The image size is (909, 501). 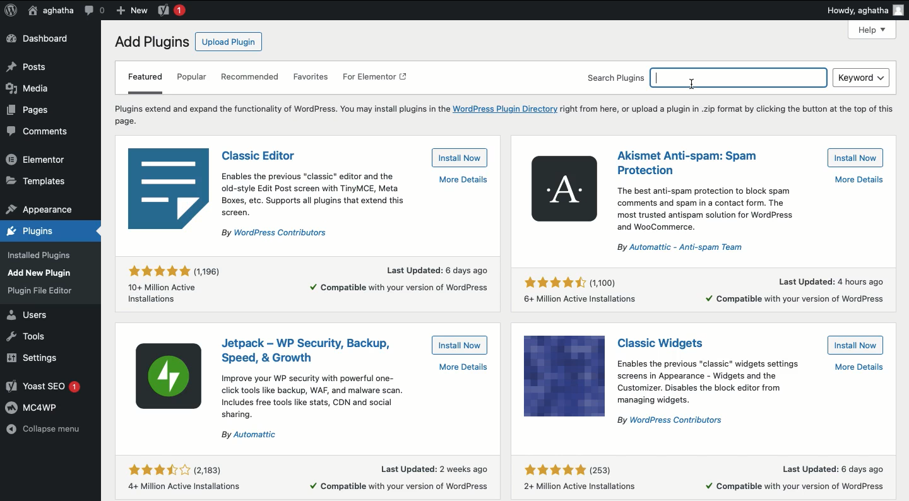 What do you see at coordinates (50, 11) in the screenshot?
I see `Usera` at bounding box center [50, 11].